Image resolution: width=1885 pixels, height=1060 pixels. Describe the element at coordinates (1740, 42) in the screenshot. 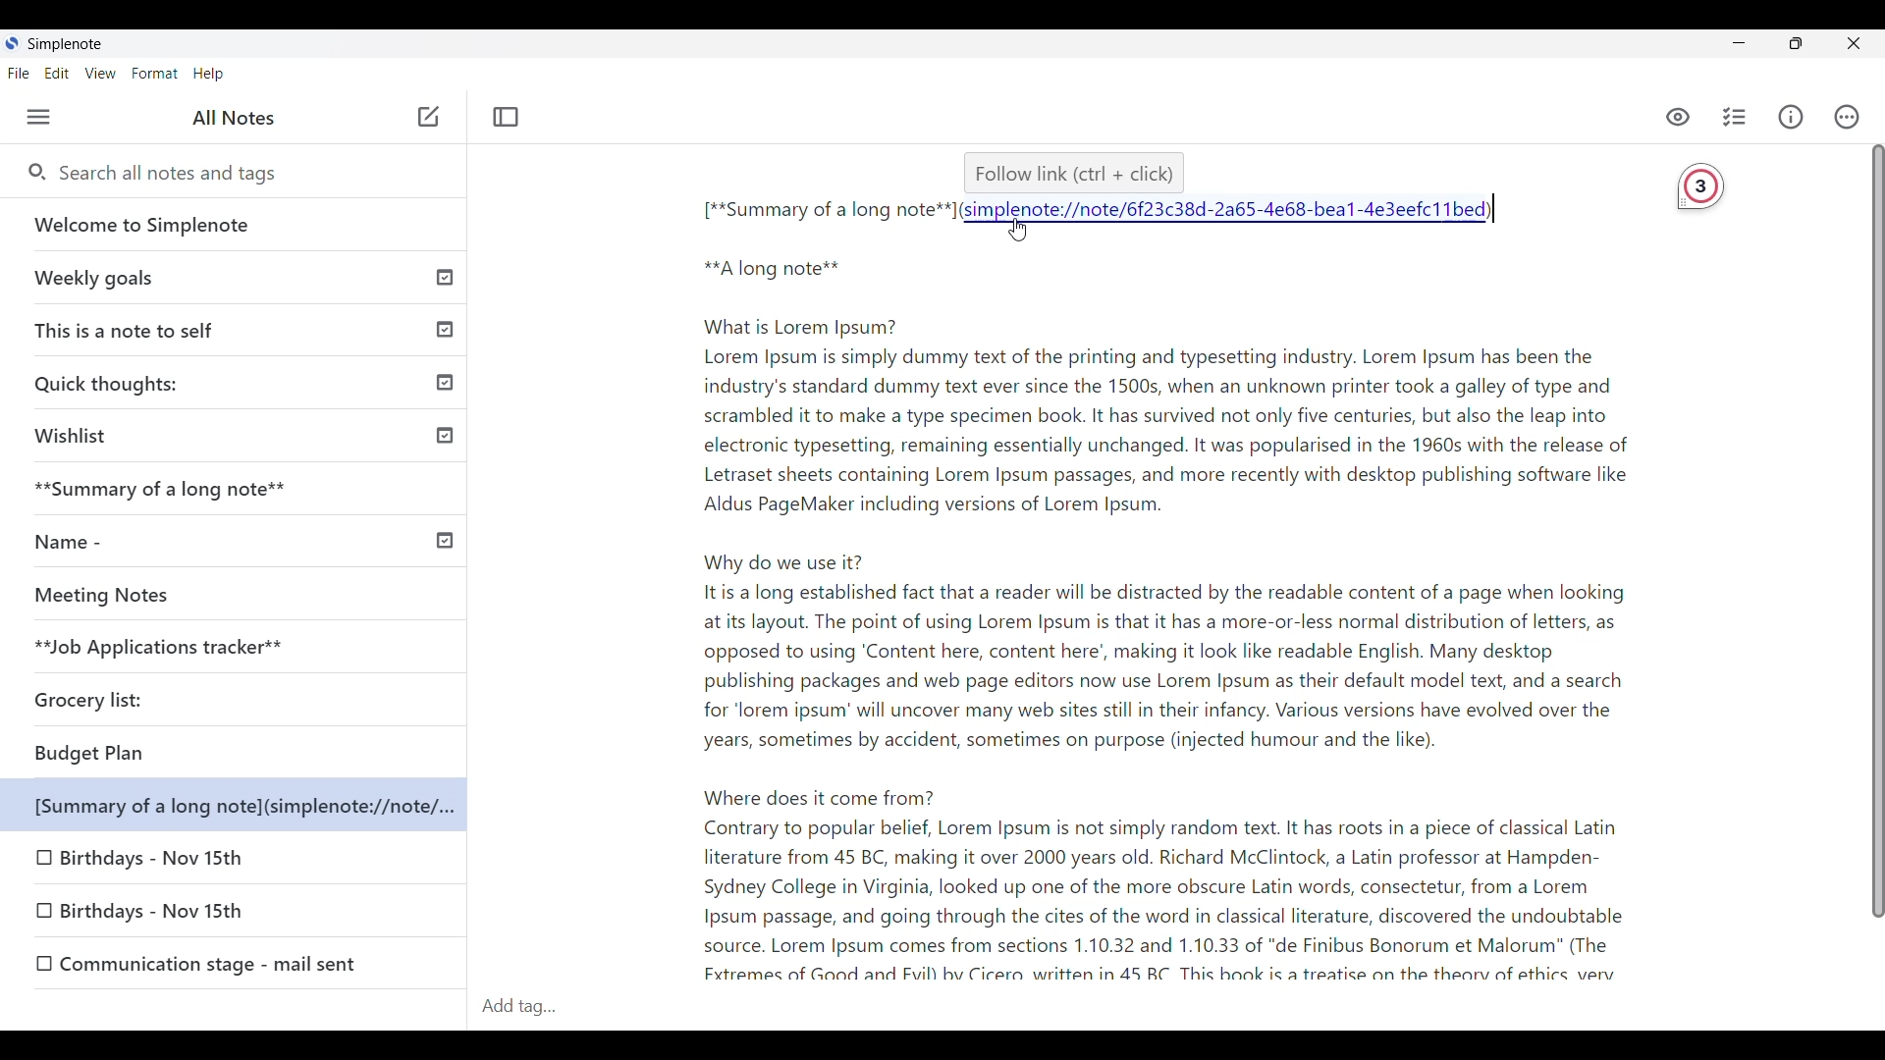

I see `Minimize` at that location.